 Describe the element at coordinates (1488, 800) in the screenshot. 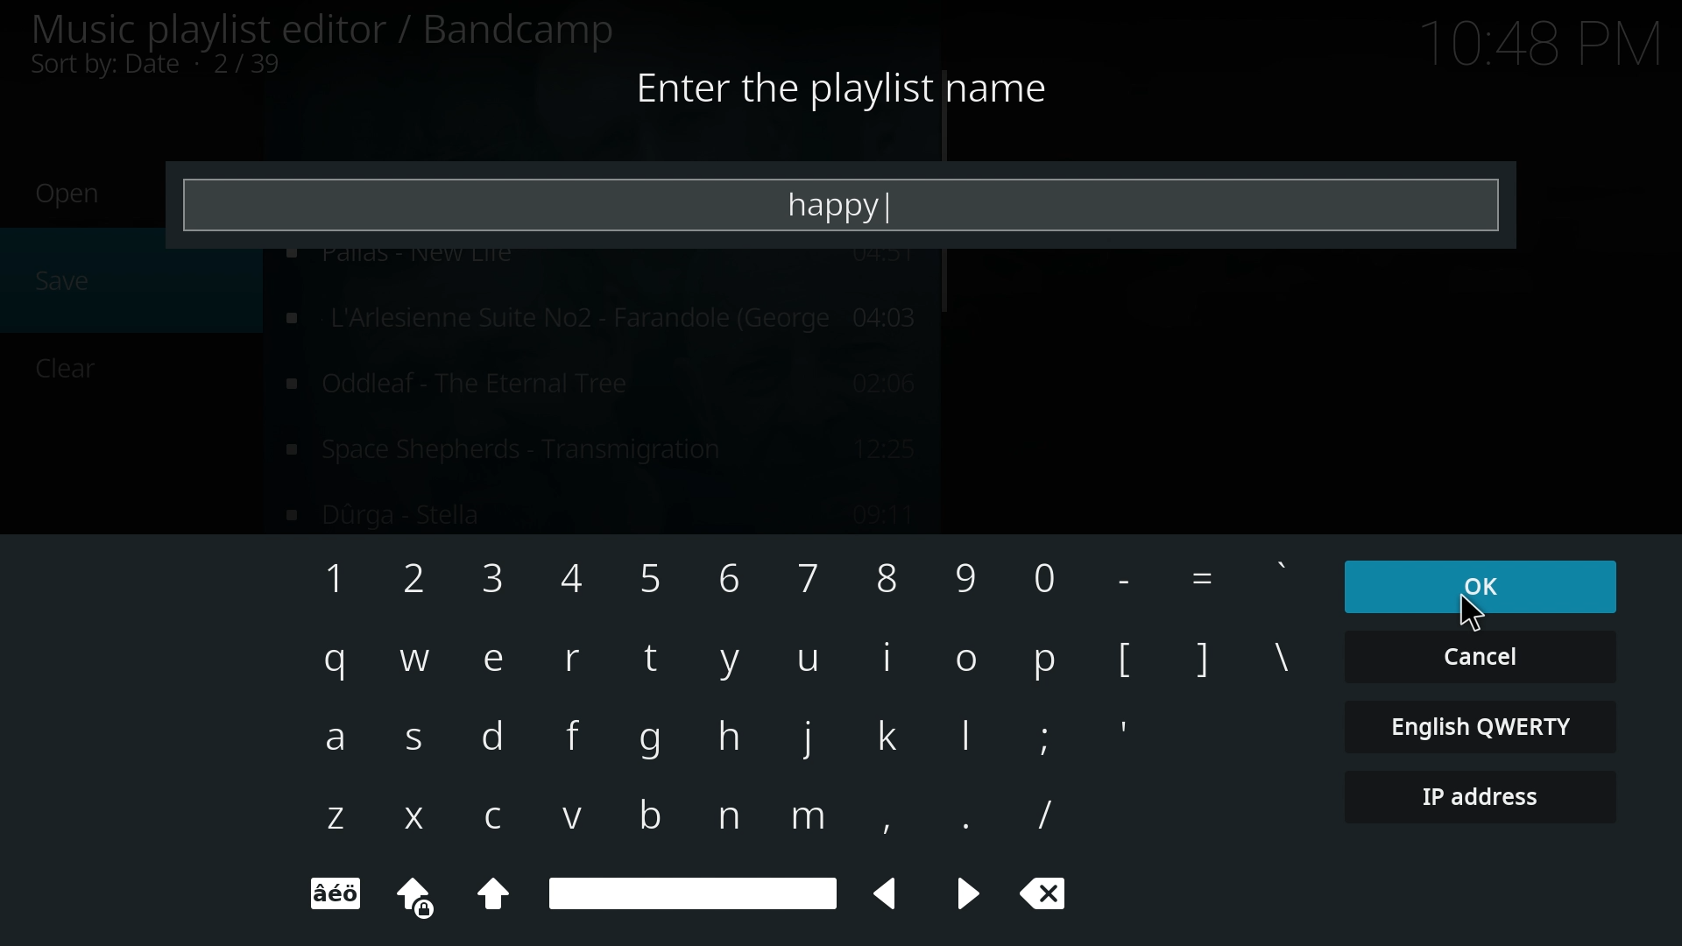

I see `ip address` at that location.